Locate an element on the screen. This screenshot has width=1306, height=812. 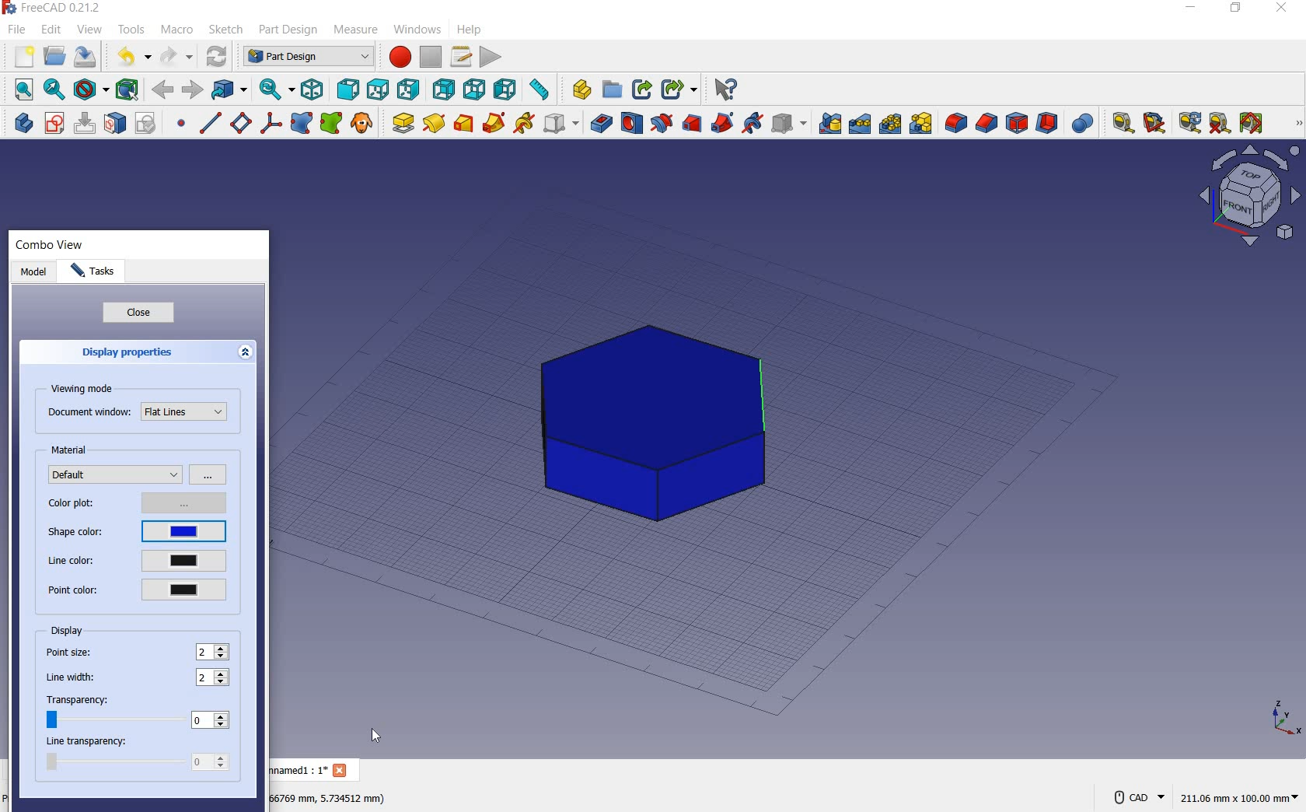
display properties is located at coordinates (135, 352).